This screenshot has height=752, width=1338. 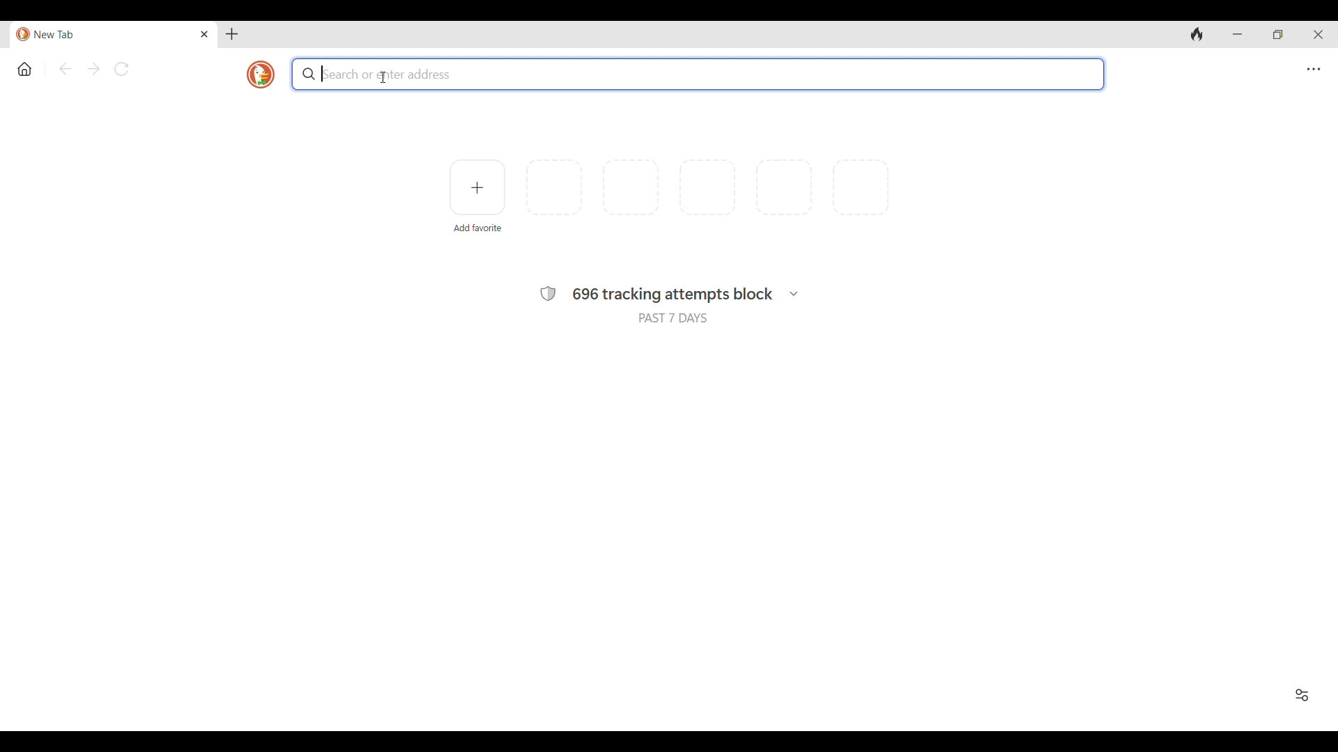 What do you see at coordinates (673, 295) in the screenshot?
I see `696 tracking attempts block` at bounding box center [673, 295].